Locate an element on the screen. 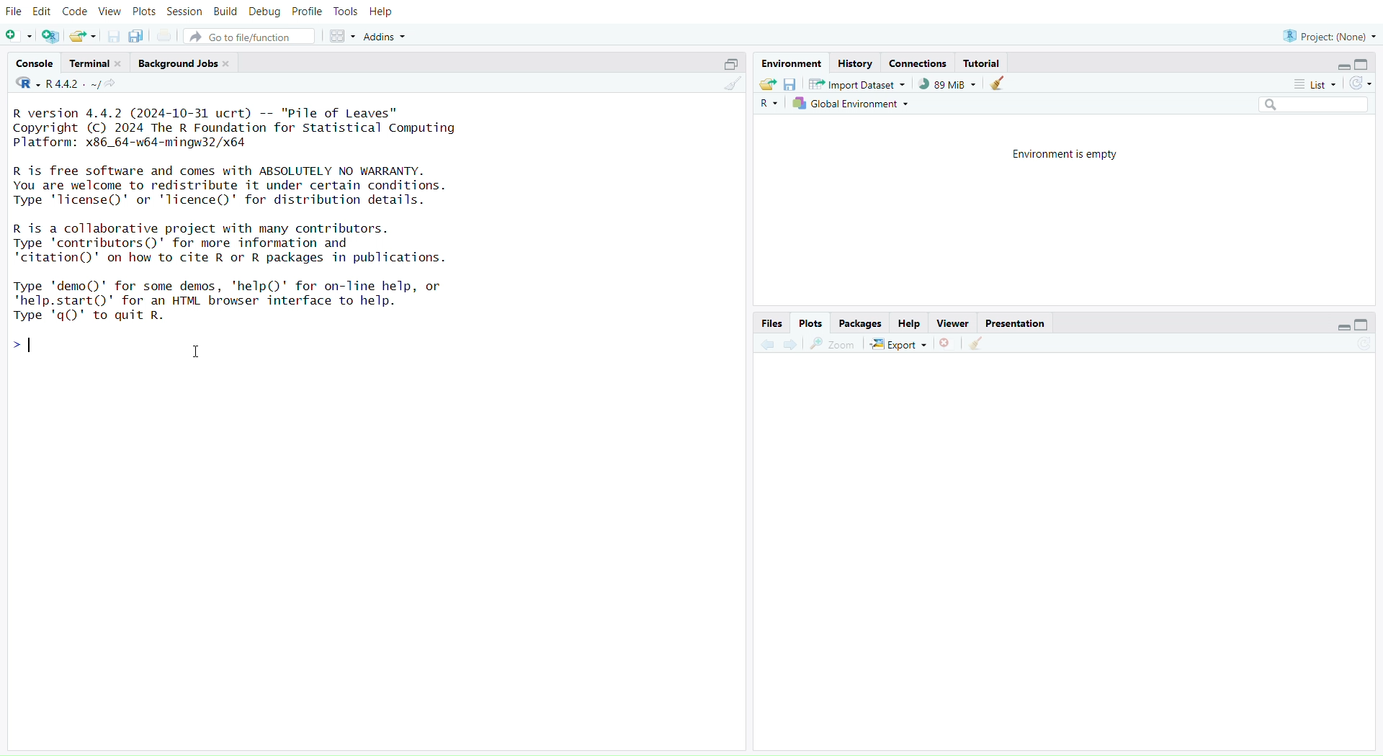  Current console (Ctrl + L) is located at coordinates (1001, 86).